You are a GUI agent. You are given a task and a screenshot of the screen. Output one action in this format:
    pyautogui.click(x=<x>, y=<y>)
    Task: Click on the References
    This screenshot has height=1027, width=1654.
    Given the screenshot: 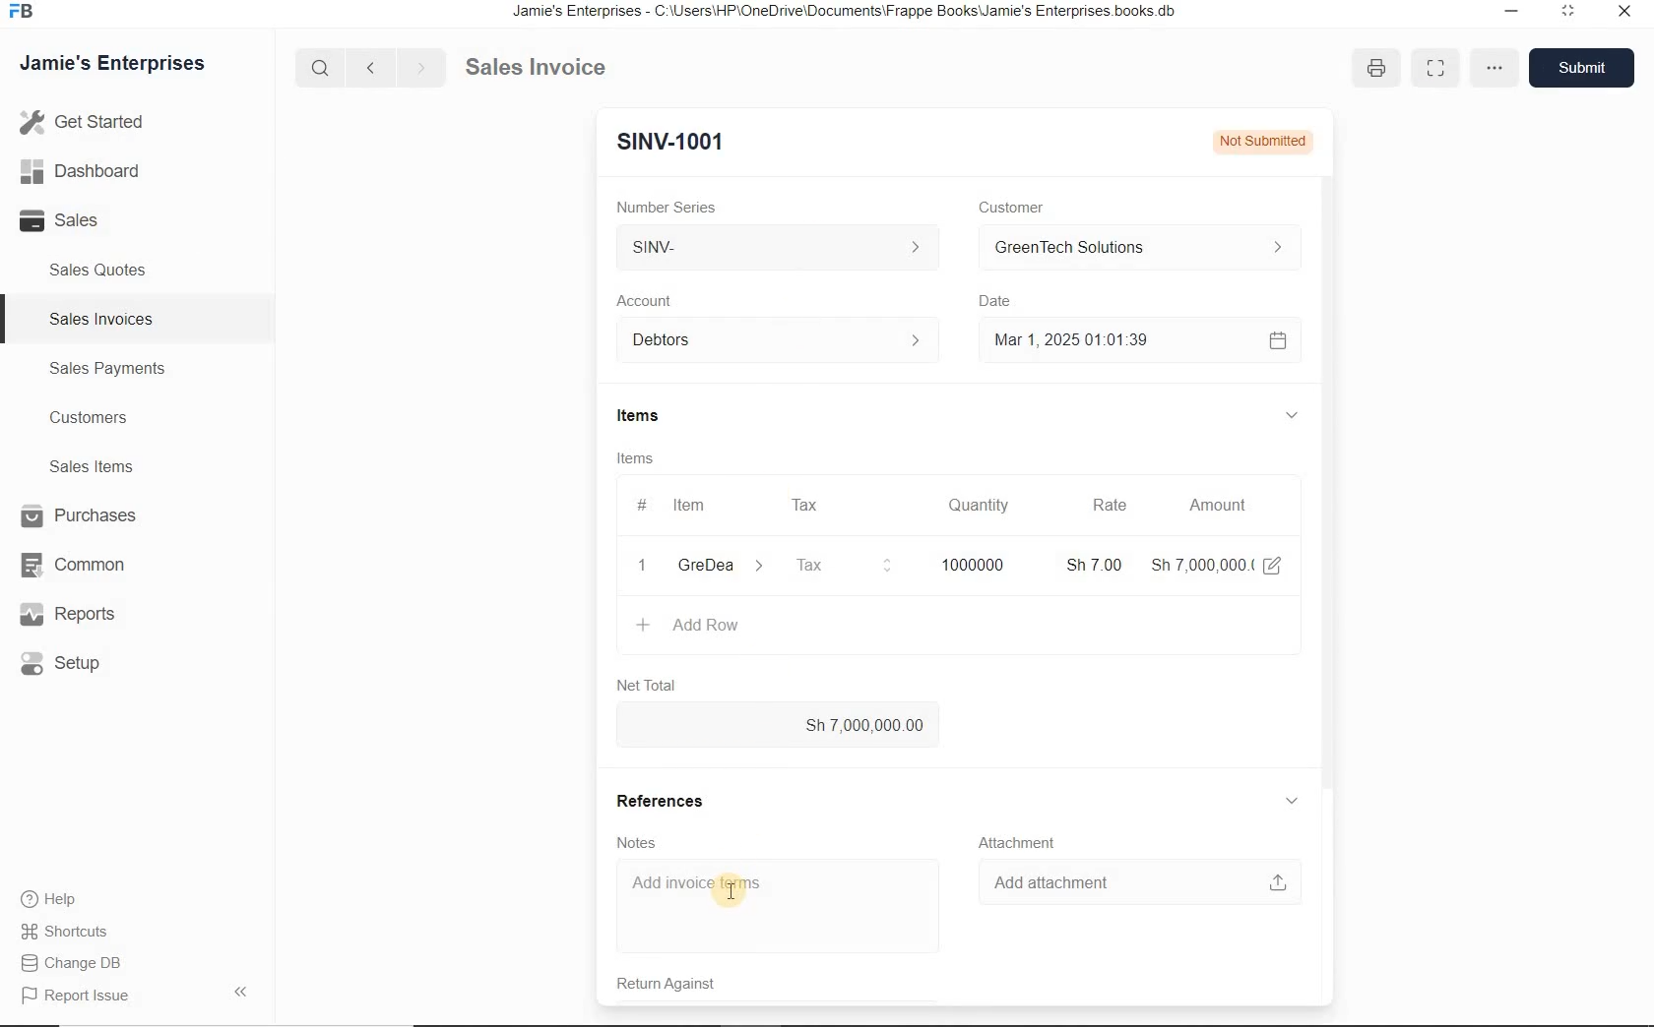 What is the action you would take?
    pyautogui.click(x=666, y=798)
    